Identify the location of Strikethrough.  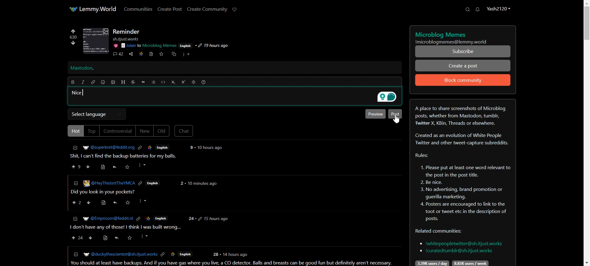
(133, 82).